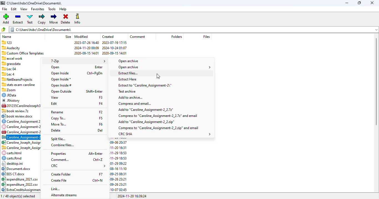 Image resolution: width=379 pixels, height=199 pixels. What do you see at coordinates (101, 97) in the screenshot?
I see `shortcut for view` at bounding box center [101, 97].